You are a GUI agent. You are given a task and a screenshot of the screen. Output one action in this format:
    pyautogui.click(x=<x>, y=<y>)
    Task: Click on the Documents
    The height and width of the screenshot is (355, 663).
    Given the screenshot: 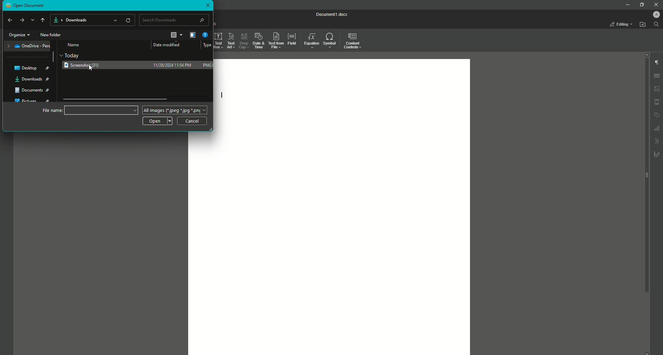 What is the action you would take?
    pyautogui.click(x=32, y=91)
    